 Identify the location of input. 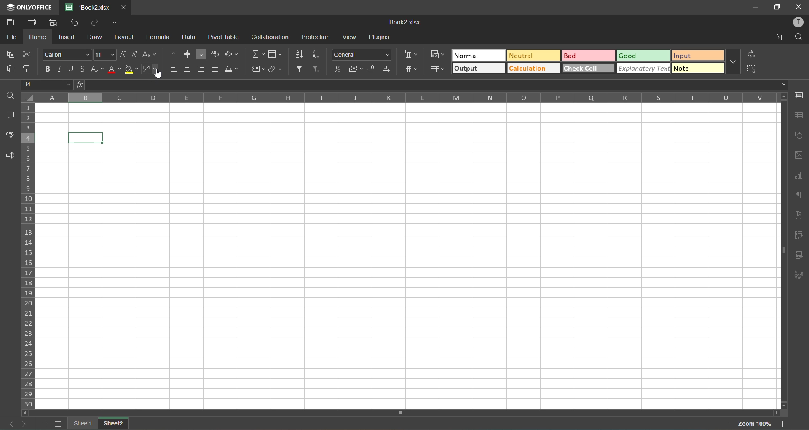
(696, 56).